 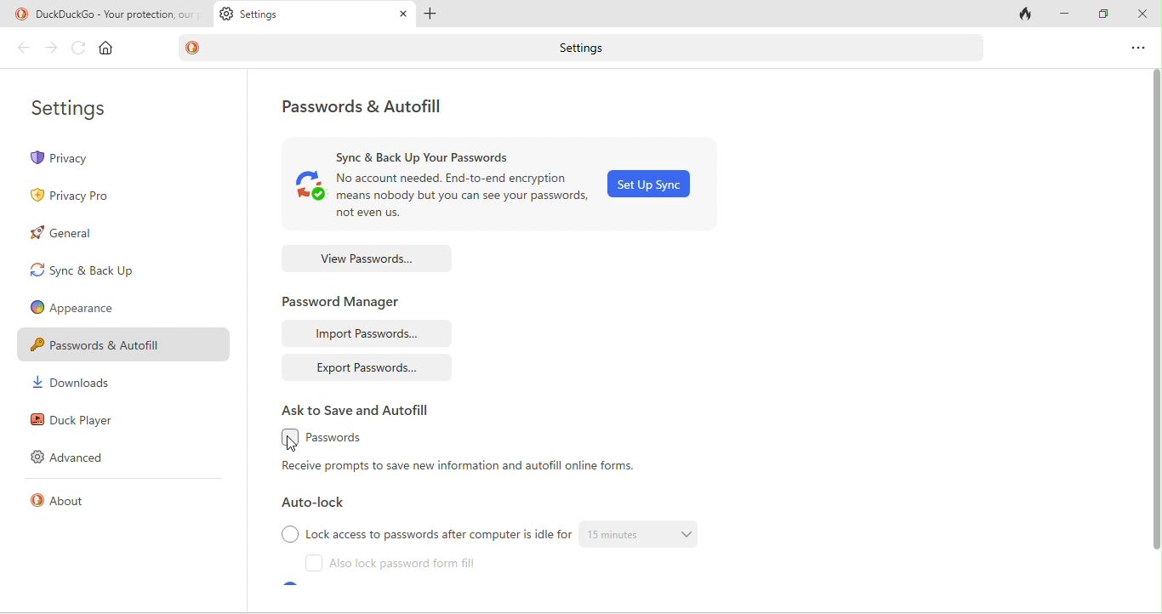 I want to click on settings, so click(x=85, y=106).